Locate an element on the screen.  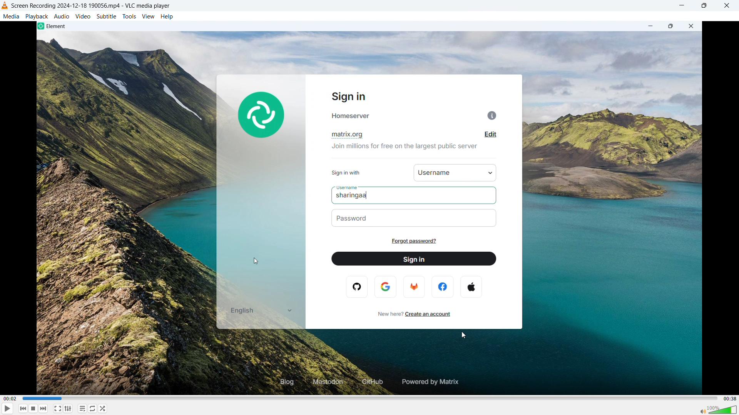
Toggle between loop all, loop one & no loop  is located at coordinates (93, 408).